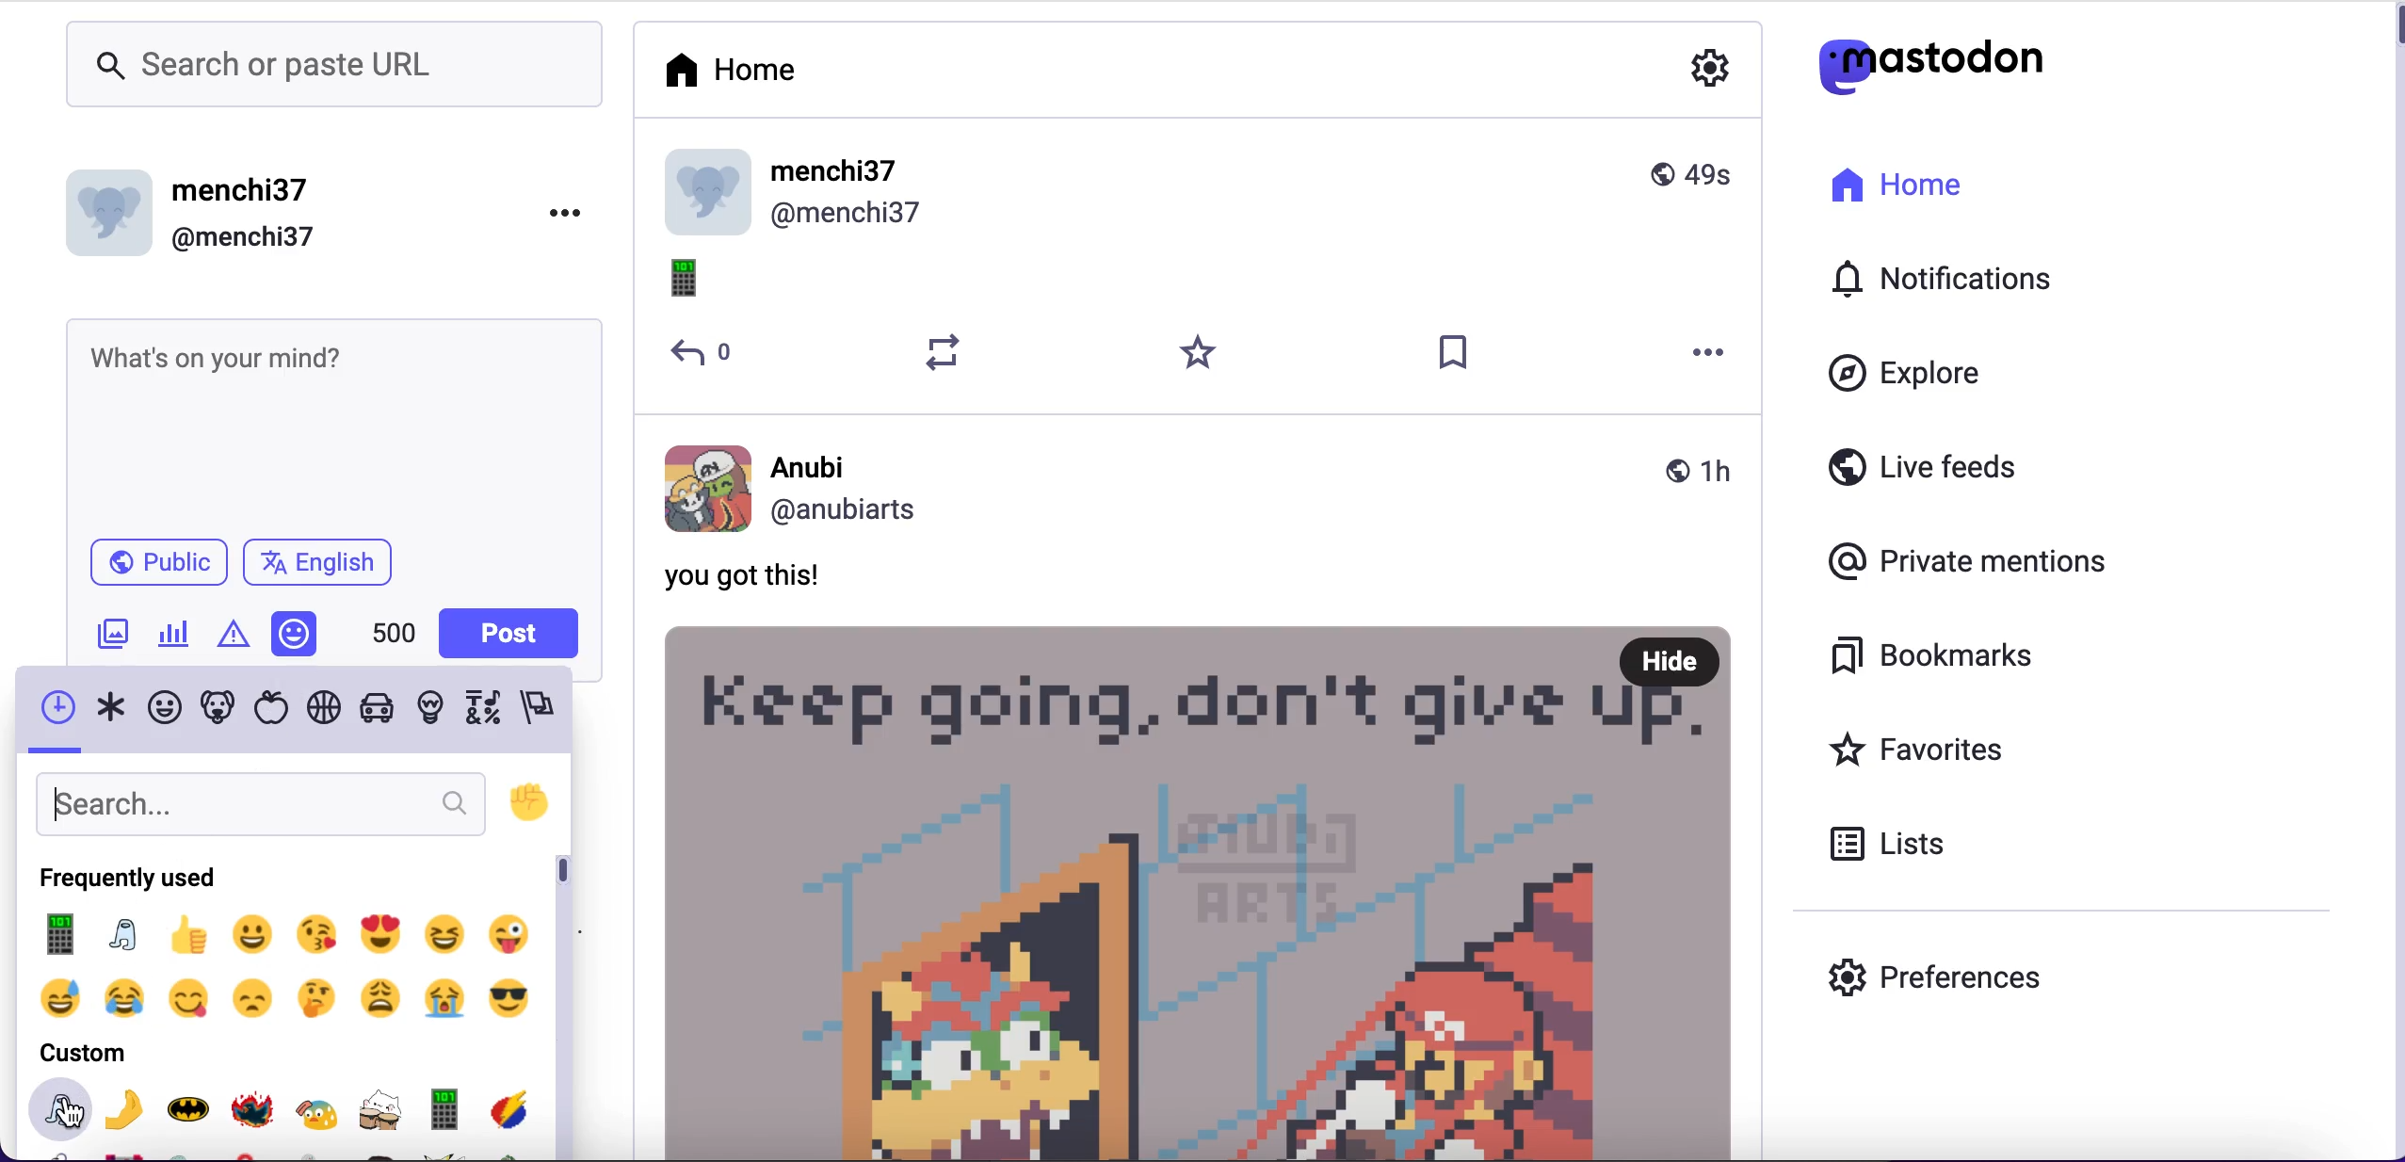 Image resolution: width=2405 pixels, height=1162 pixels. Describe the element at coordinates (1711, 354) in the screenshot. I see `more options` at that location.